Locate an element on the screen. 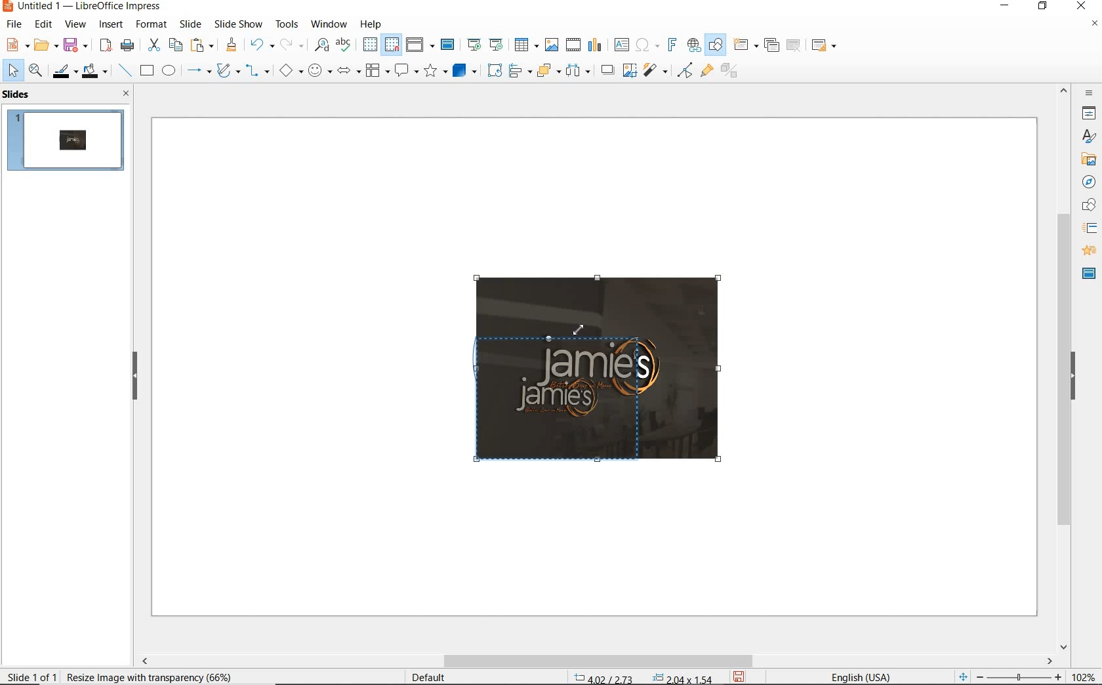 This screenshot has height=685, width=1102. connectors is located at coordinates (258, 72).